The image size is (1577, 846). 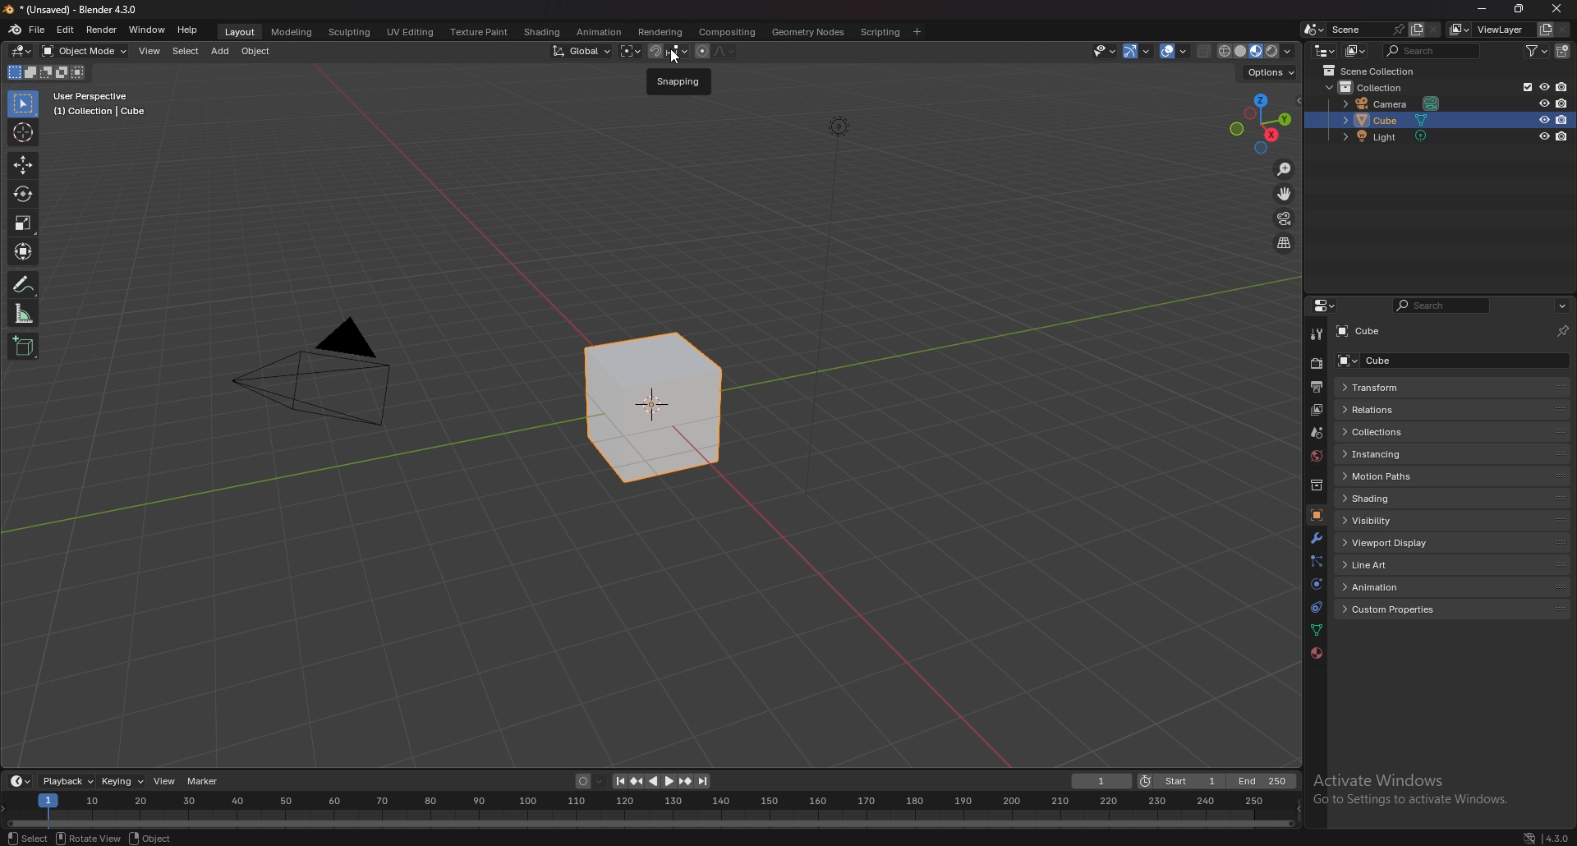 What do you see at coordinates (23, 165) in the screenshot?
I see `move` at bounding box center [23, 165].